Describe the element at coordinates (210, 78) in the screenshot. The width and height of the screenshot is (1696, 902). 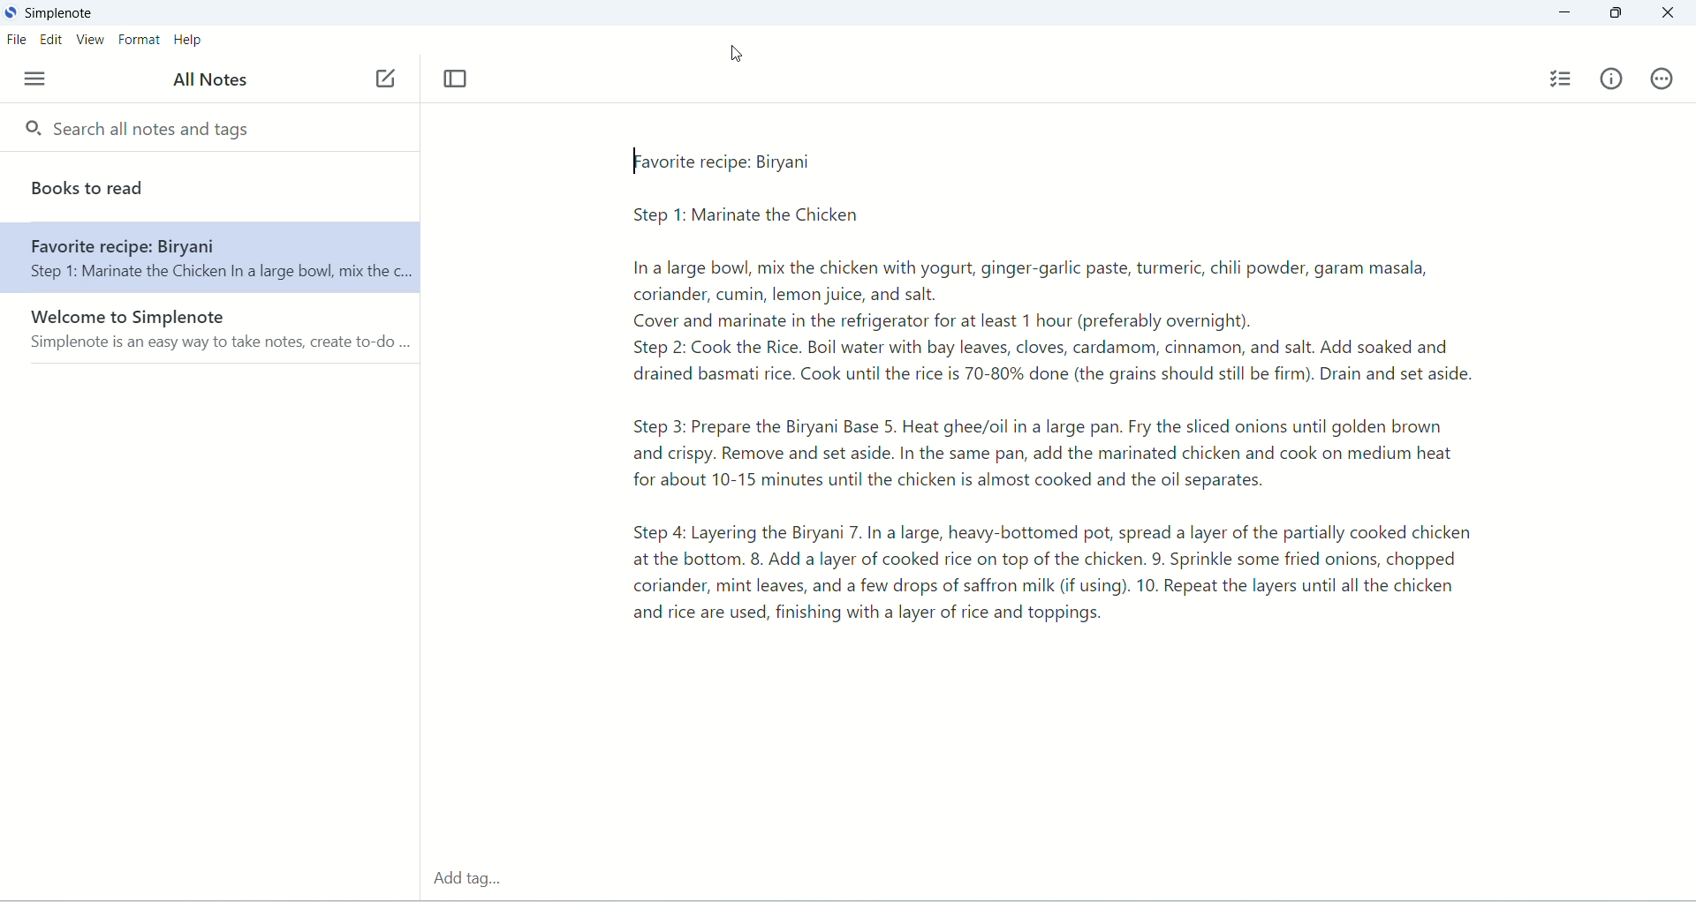
I see `all notes` at that location.